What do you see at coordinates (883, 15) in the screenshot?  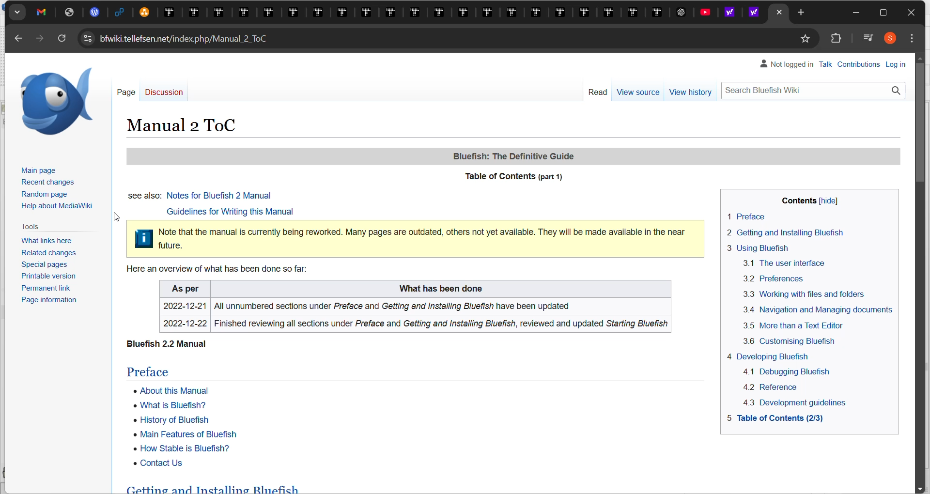 I see `maximize` at bounding box center [883, 15].